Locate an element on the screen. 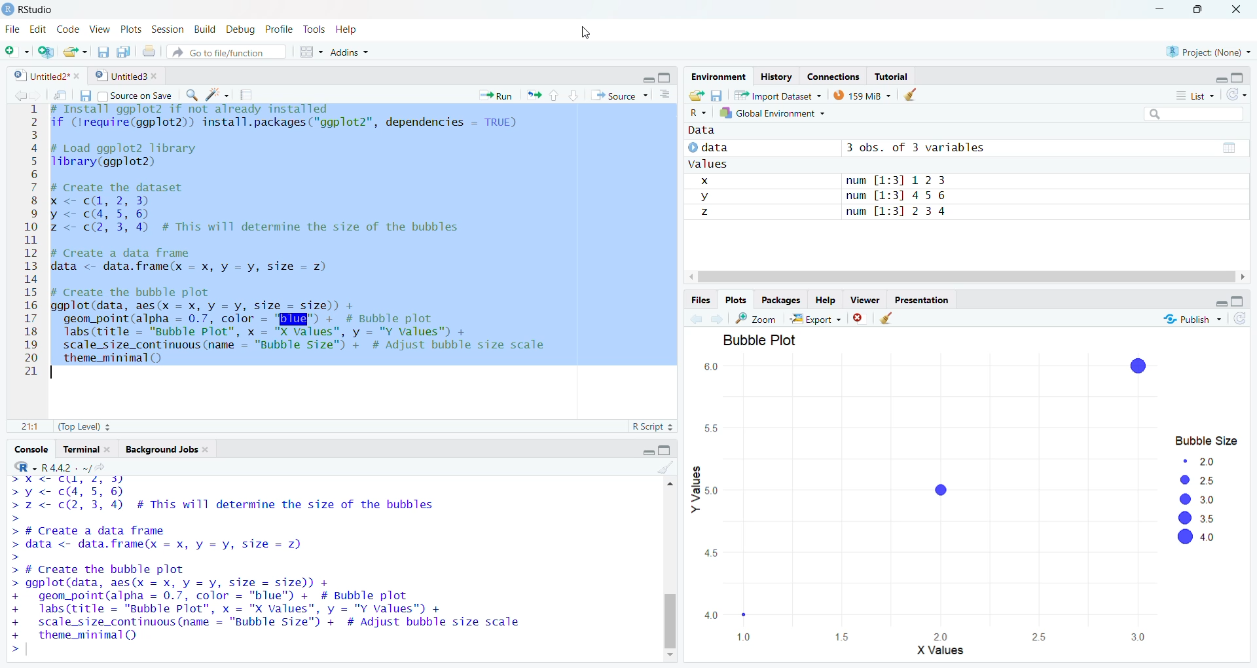  Source on Save is located at coordinates (137, 96).